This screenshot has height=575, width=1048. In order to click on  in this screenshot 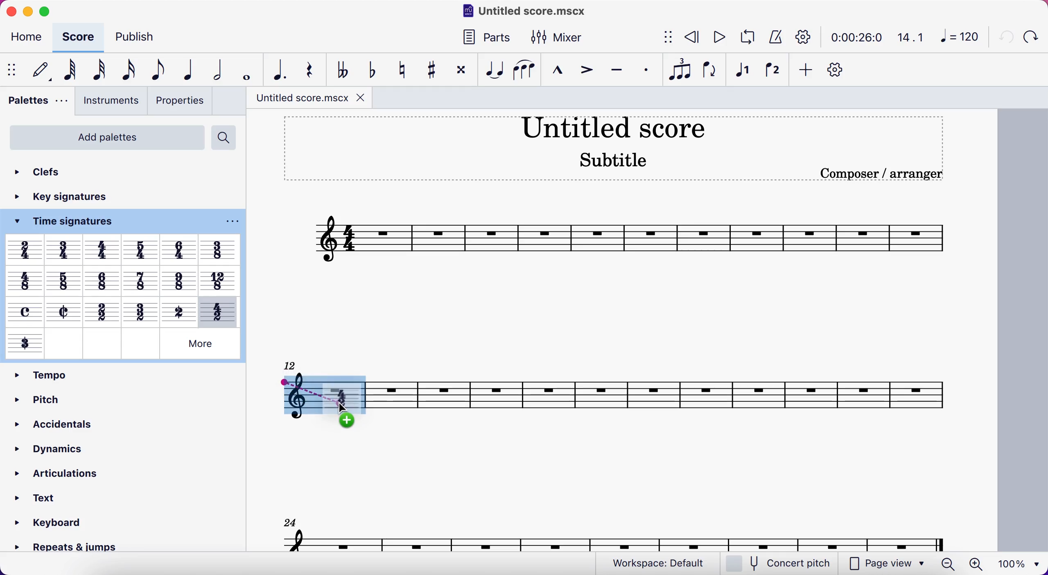, I will do `click(179, 310)`.